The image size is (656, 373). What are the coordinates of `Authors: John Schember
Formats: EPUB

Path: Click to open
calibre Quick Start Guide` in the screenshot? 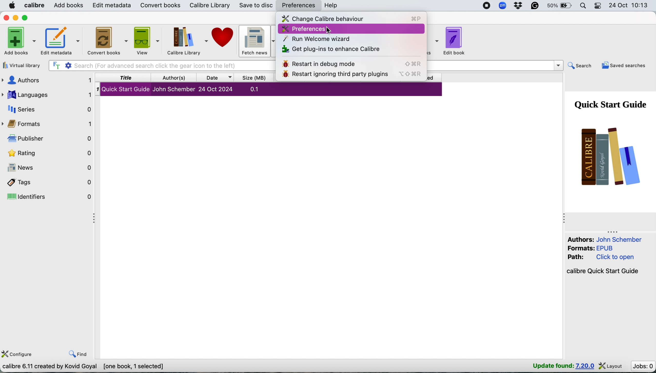 It's located at (604, 256).